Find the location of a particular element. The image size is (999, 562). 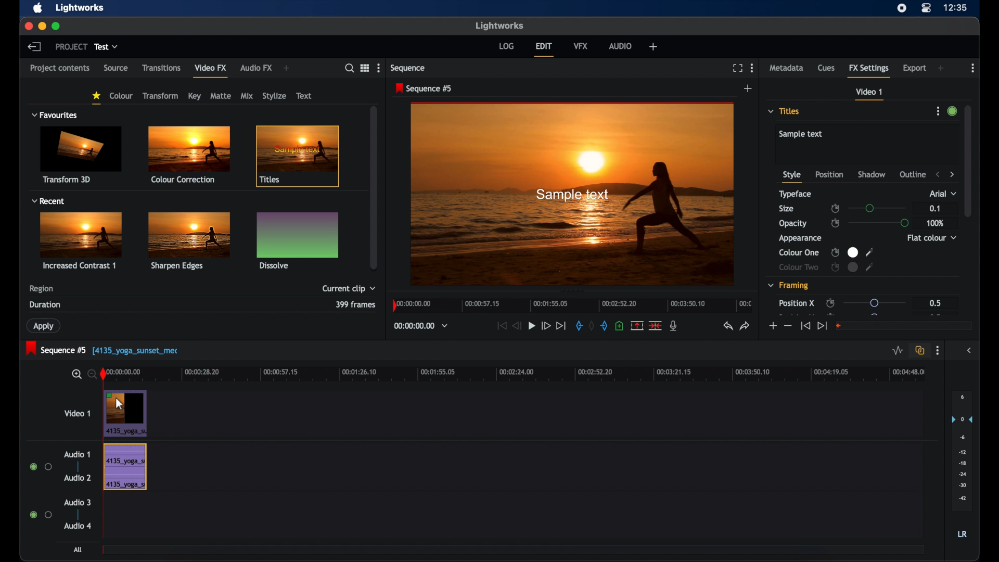

jump to start is located at coordinates (501, 326).